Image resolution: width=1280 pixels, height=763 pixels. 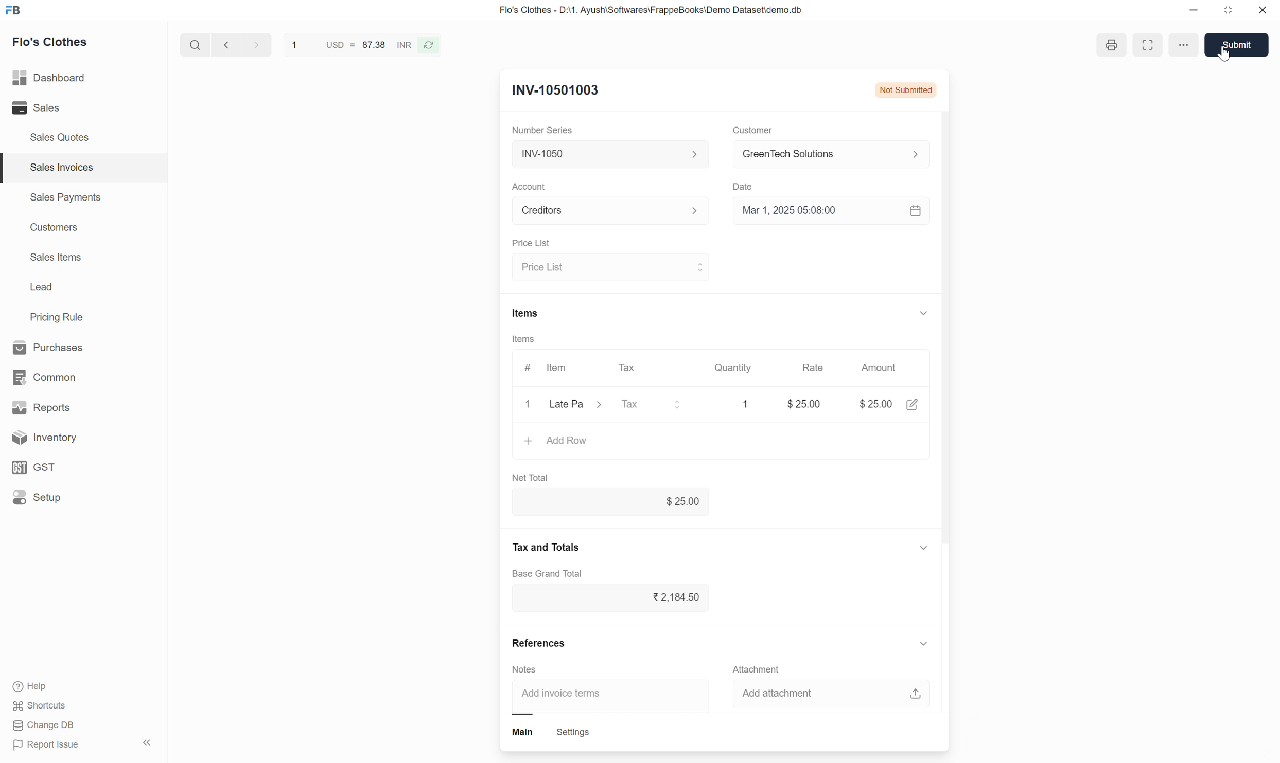 What do you see at coordinates (64, 199) in the screenshot?
I see `Sales Payments` at bounding box center [64, 199].